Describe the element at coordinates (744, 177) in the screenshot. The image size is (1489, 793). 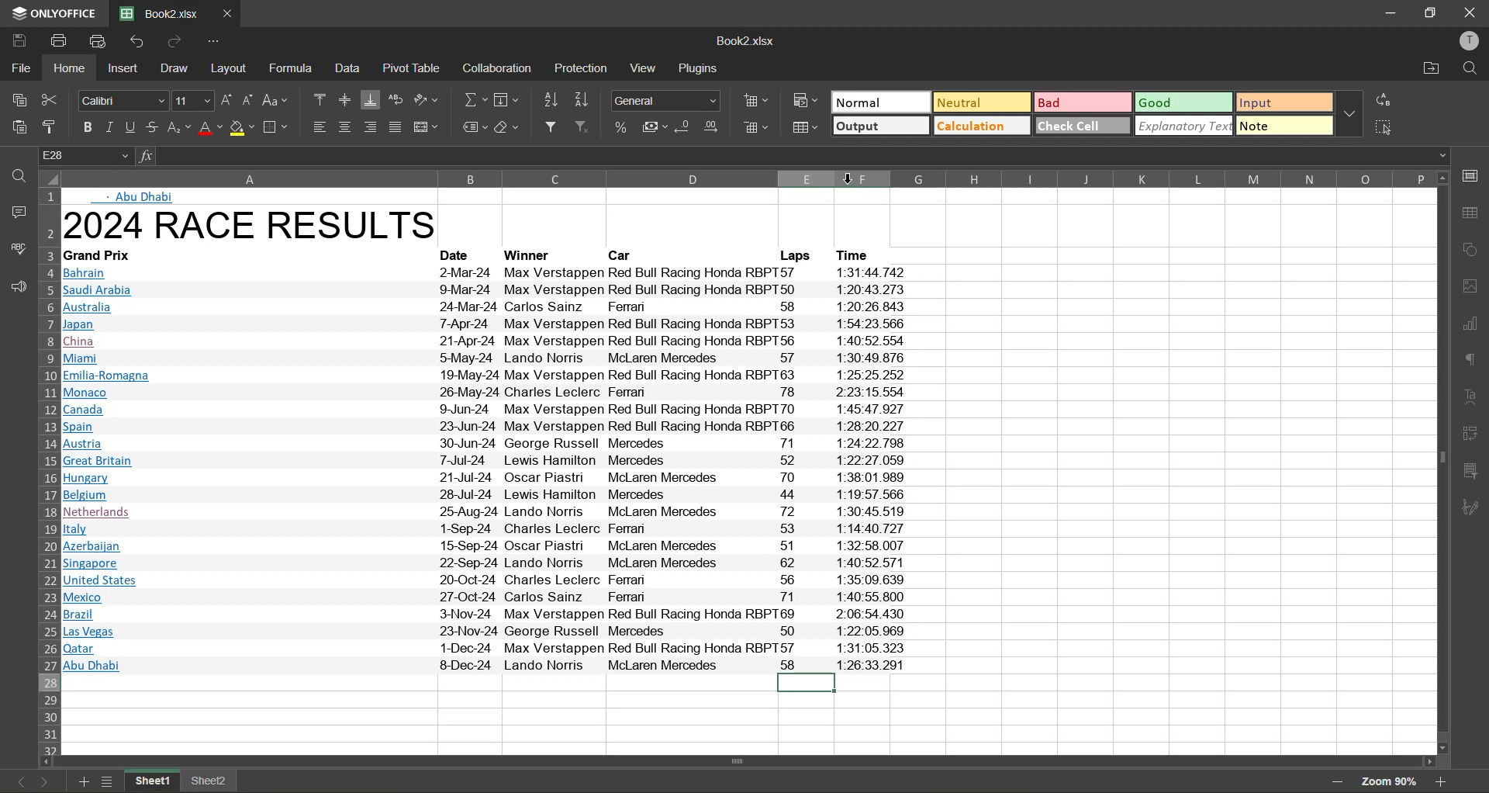
I see `column names` at that location.